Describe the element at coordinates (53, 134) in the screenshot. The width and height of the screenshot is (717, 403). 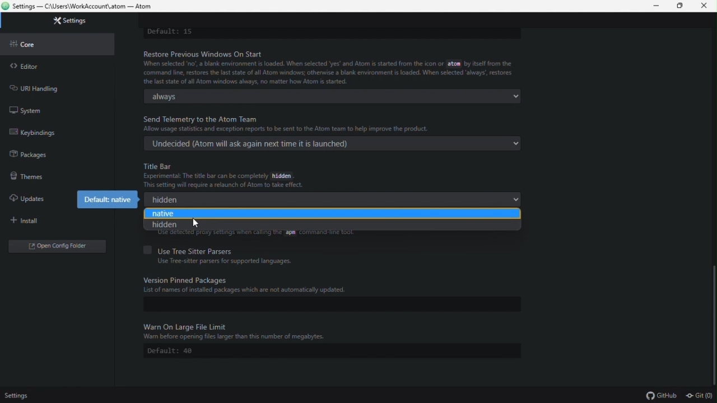
I see `key bindings` at that location.